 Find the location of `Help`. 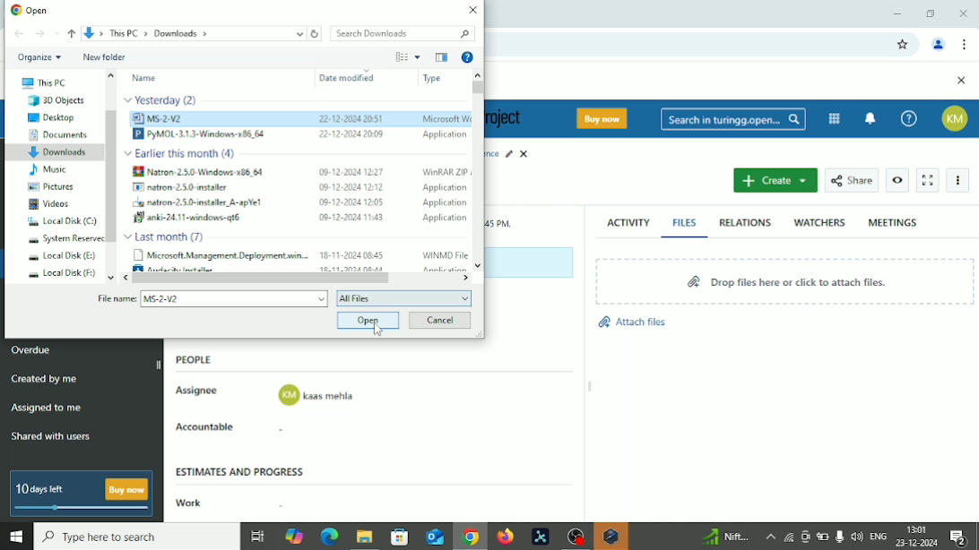

Help is located at coordinates (468, 56).